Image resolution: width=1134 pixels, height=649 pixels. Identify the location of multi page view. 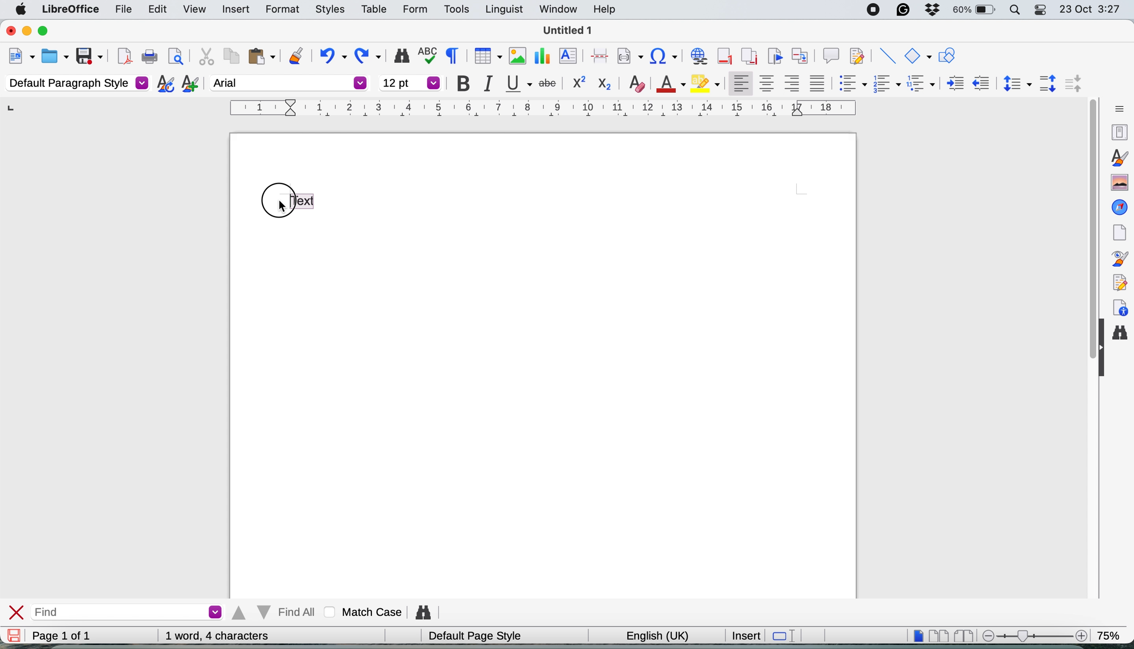
(938, 635).